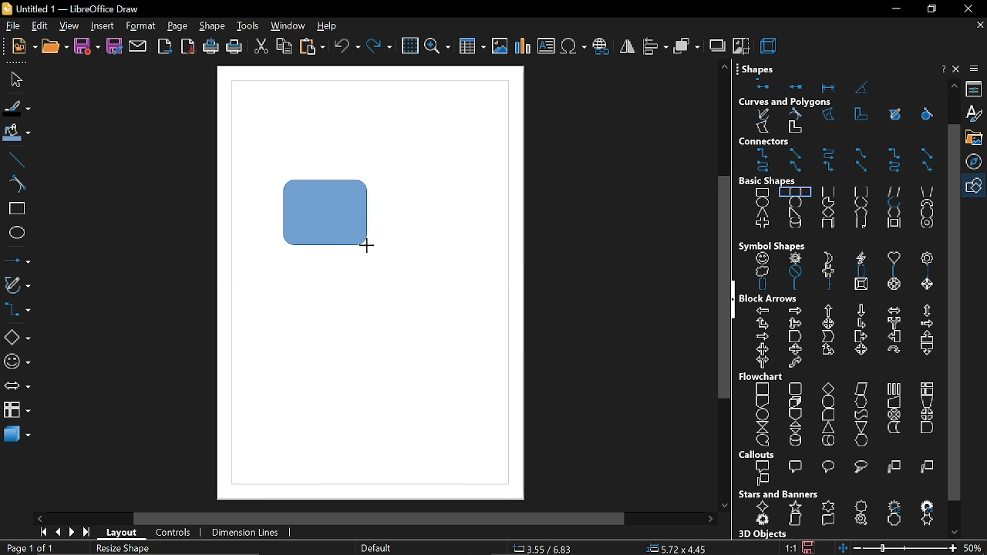 The width and height of the screenshot is (987, 555). What do you see at coordinates (210, 47) in the screenshot?
I see `print directly` at bounding box center [210, 47].